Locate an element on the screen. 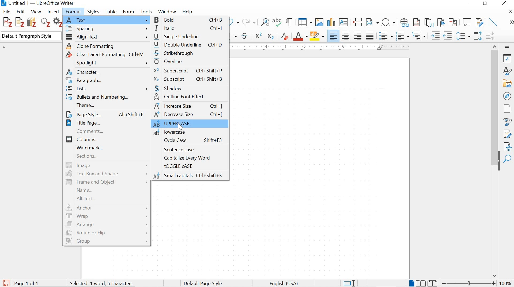 The image size is (514, 287). format is located at coordinates (74, 11).